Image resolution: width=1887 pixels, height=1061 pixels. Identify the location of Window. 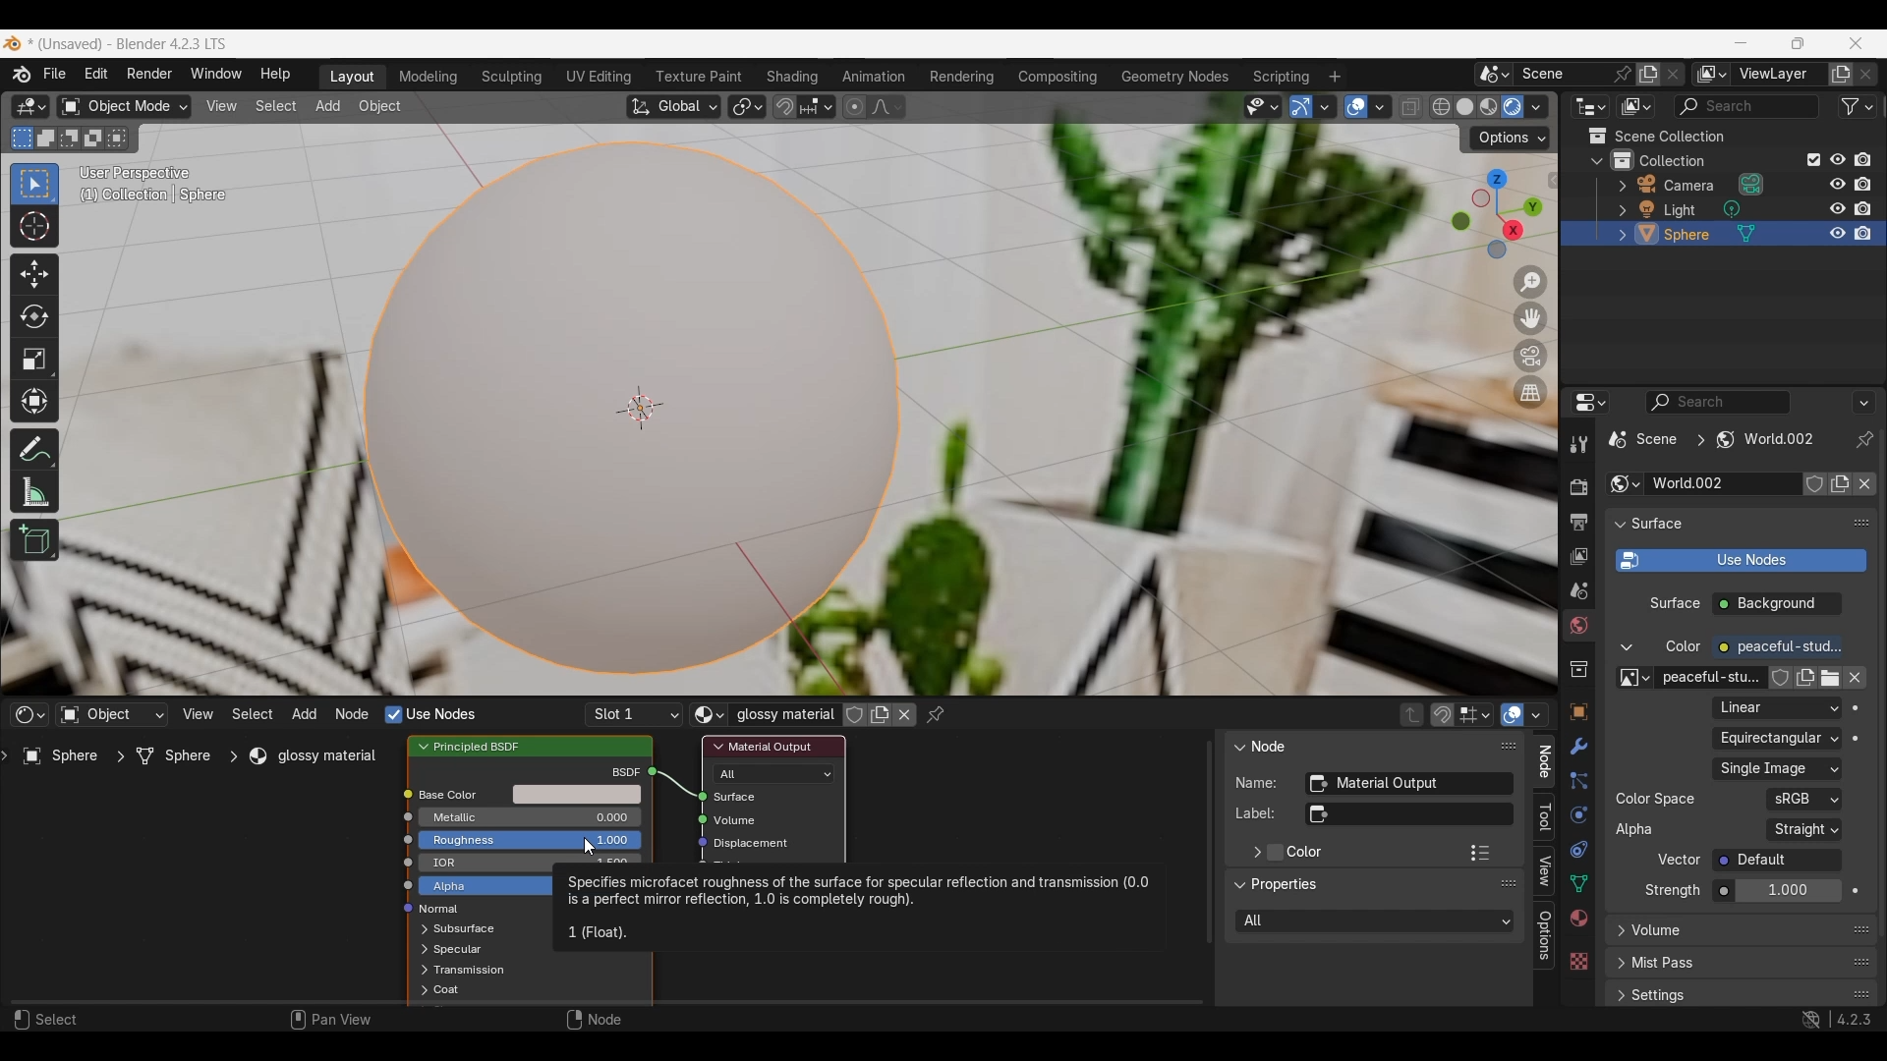
(215, 75).